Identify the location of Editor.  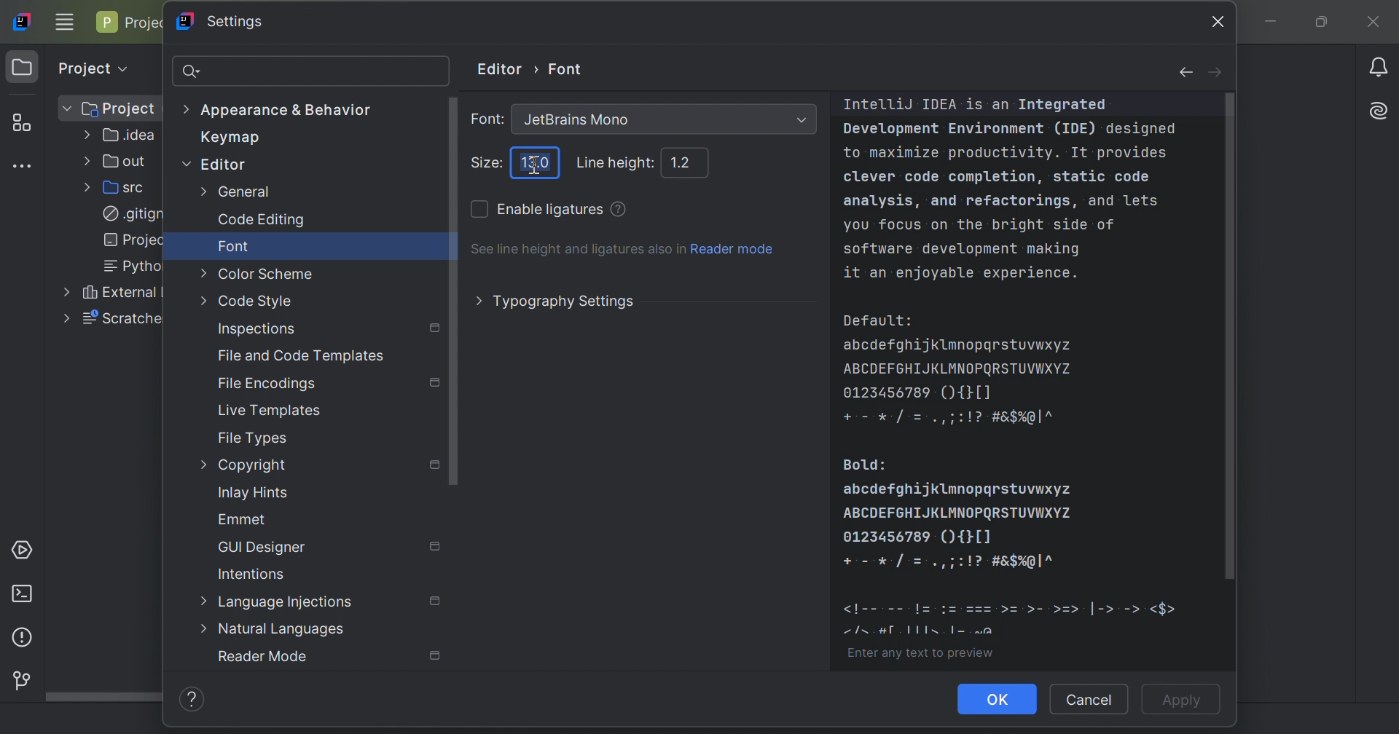
(497, 68).